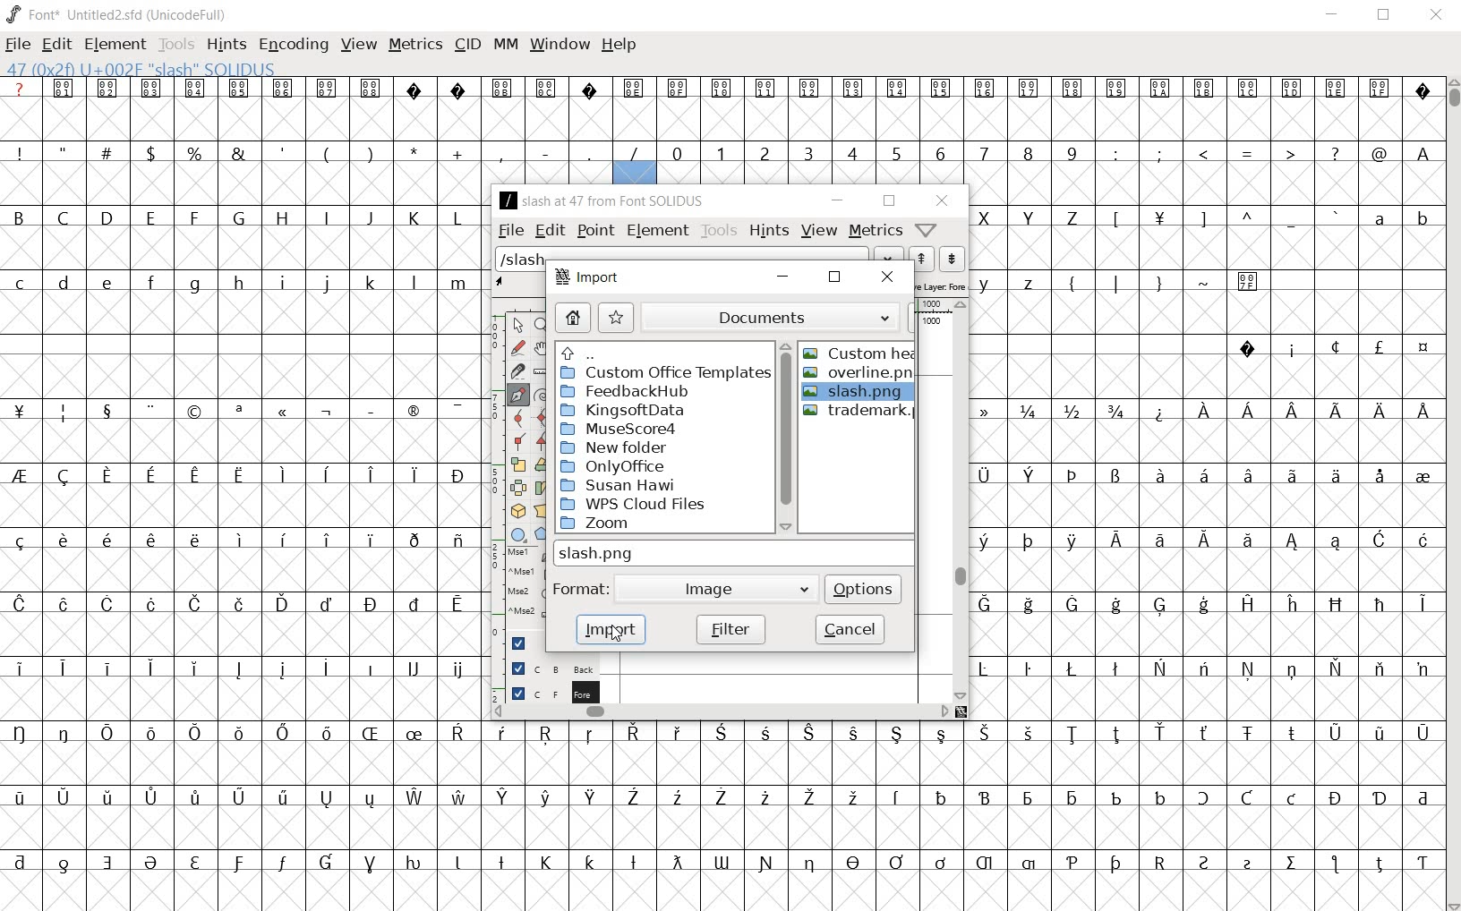 The image size is (1461, 911). What do you see at coordinates (1397, 216) in the screenshot?
I see `a b` at bounding box center [1397, 216].